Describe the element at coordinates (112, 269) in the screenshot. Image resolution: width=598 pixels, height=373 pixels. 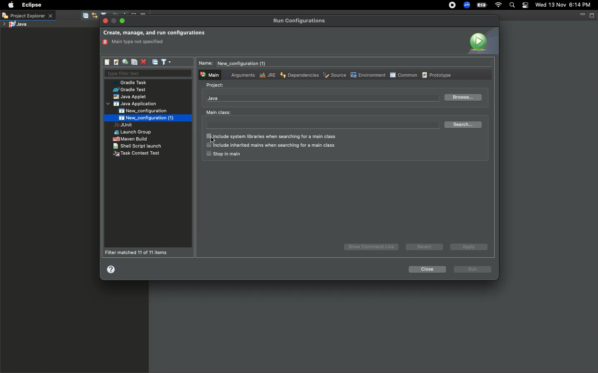
I see `Help` at that location.